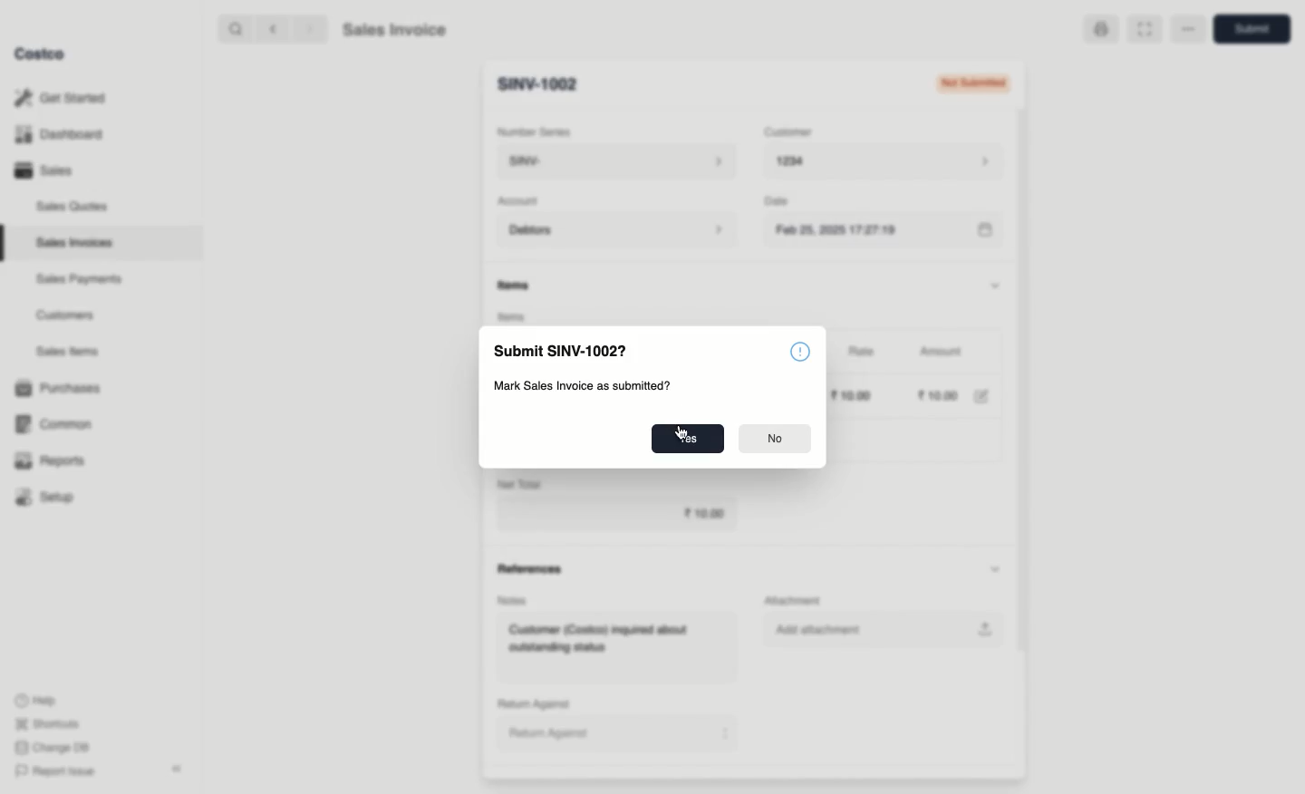 This screenshot has width=1305, height=794. I want to click on Forward, so click(309, 30).